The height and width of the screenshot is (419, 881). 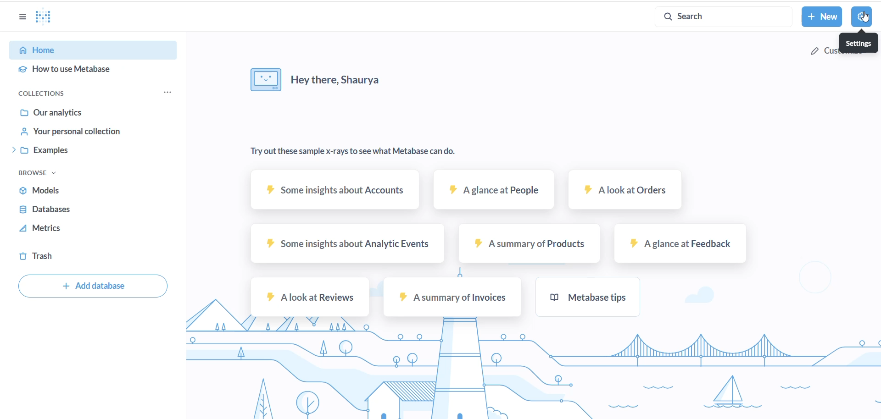 What do you see at coordinates (355, 151) in the screenshot?
I see `Try out these sample x-rays to see what Metabase can do.` at bounding box center [355, 151].